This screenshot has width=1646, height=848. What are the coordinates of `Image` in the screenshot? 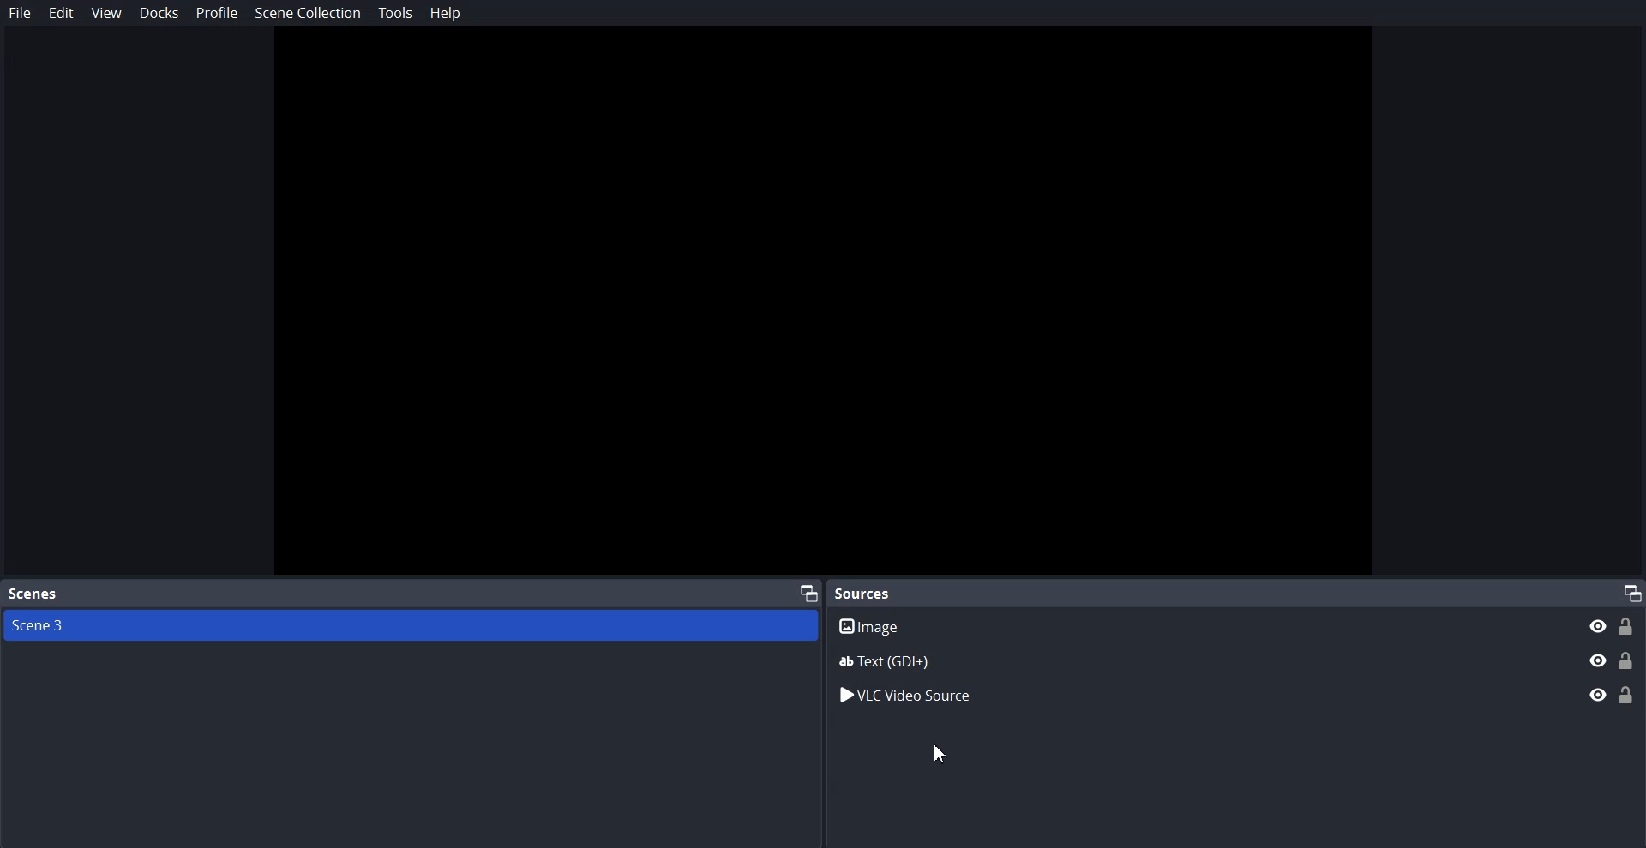 It's located at (1237, 625).